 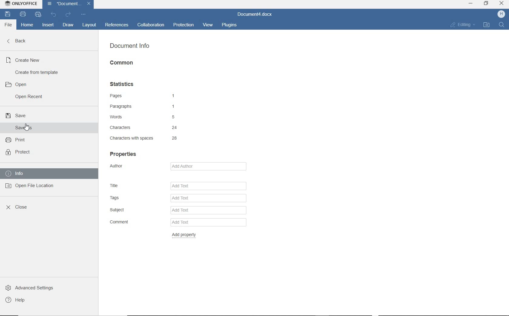 I want to click on insert, so click(x=48, y=25).